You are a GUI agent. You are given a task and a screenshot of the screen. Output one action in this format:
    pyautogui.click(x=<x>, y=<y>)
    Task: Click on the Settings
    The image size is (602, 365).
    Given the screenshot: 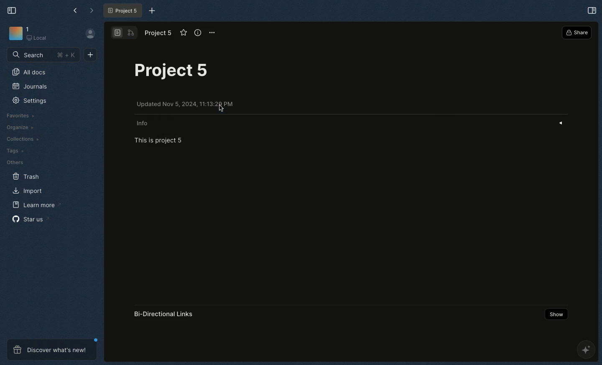 What is the action you would take?
    pyautogui.click(x=31, y=101)
    